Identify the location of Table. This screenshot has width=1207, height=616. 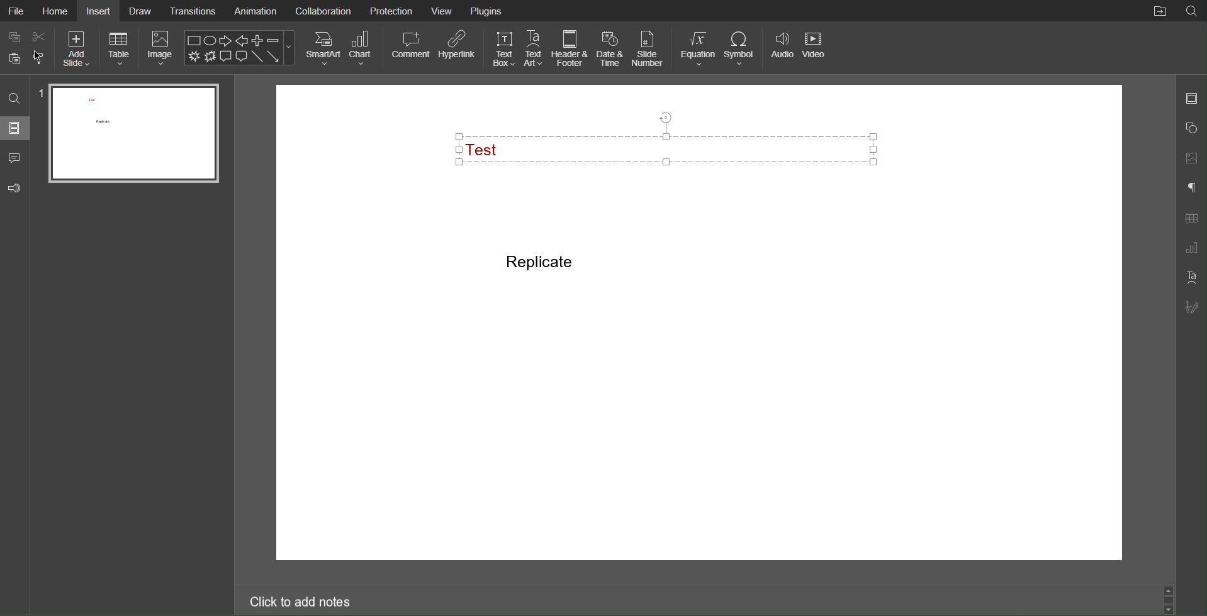
(120, 49).